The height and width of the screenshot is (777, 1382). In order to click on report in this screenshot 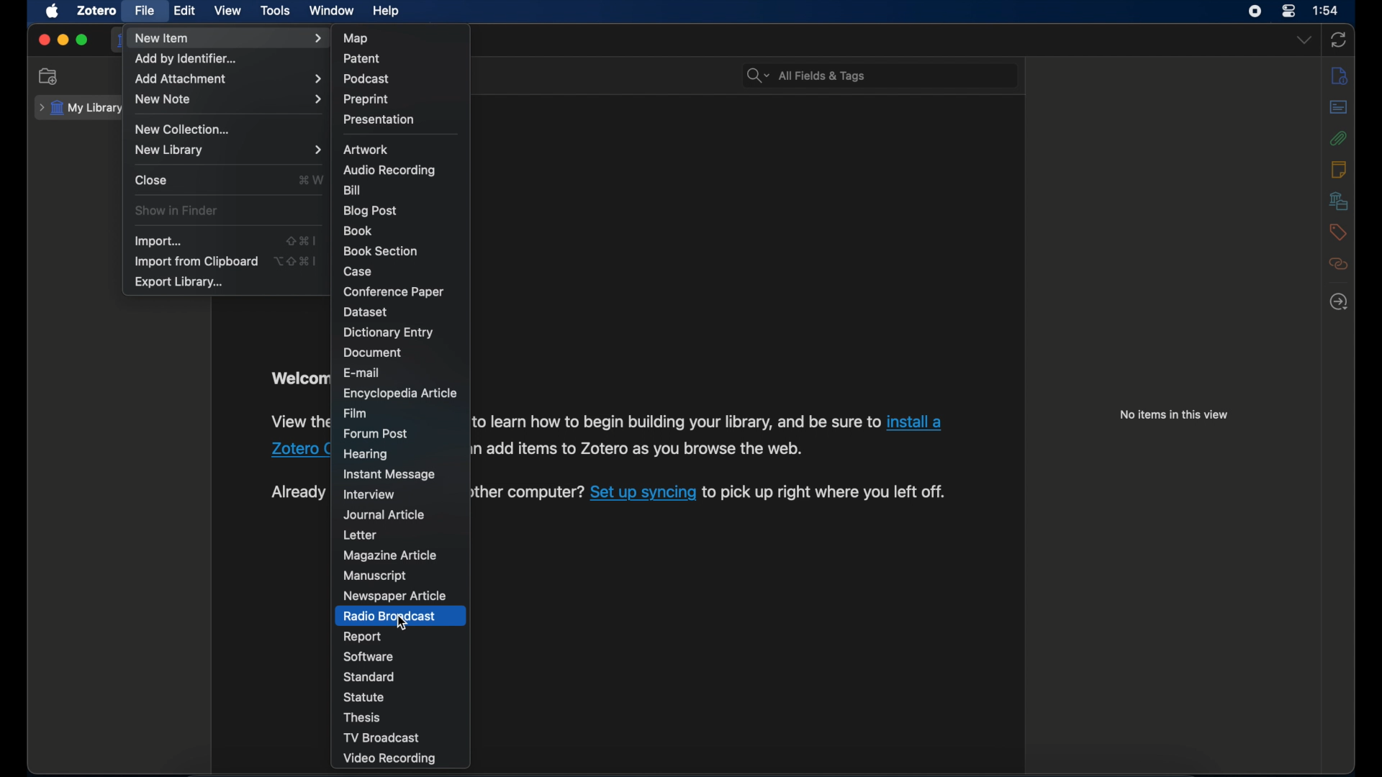, I will do `click(363, 636)`.